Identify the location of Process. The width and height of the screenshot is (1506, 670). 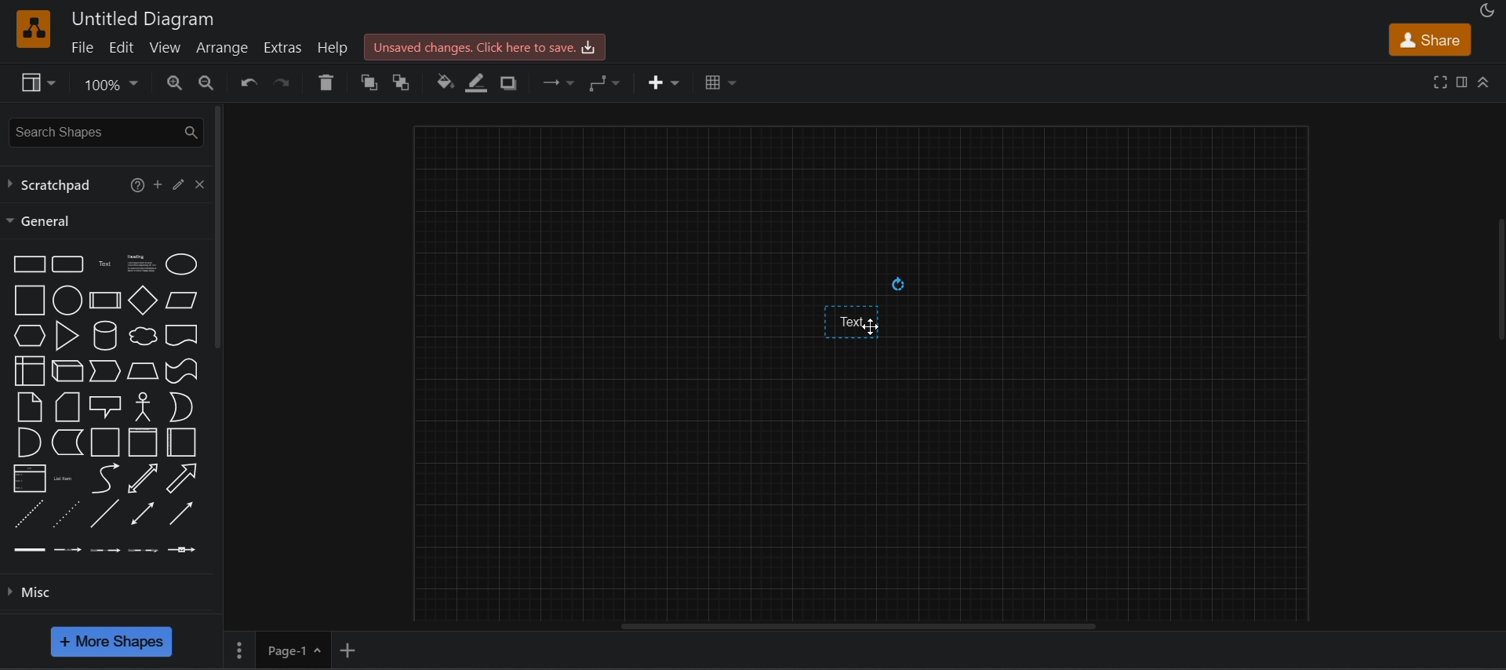
(105, 300).